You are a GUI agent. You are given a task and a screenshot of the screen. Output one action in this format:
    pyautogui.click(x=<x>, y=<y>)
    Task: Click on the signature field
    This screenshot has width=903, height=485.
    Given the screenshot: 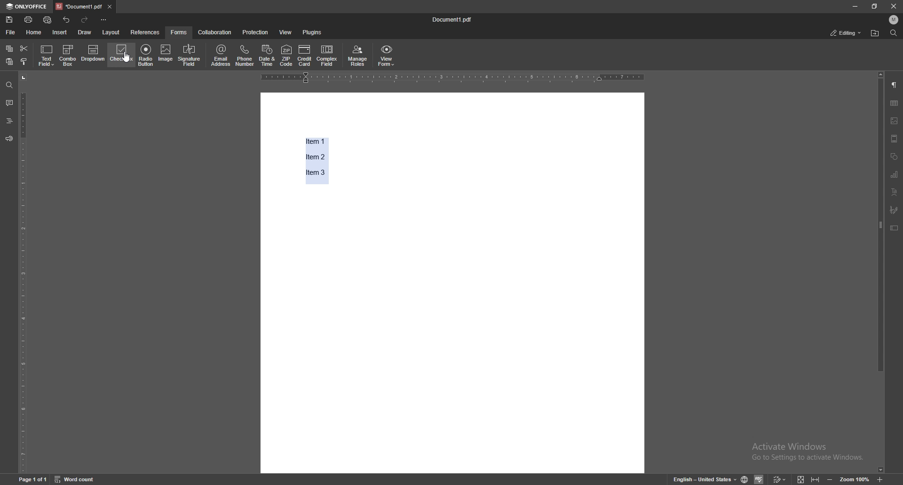 What is the action you would take?
    pyautogui.click(x=190, y=55)
    